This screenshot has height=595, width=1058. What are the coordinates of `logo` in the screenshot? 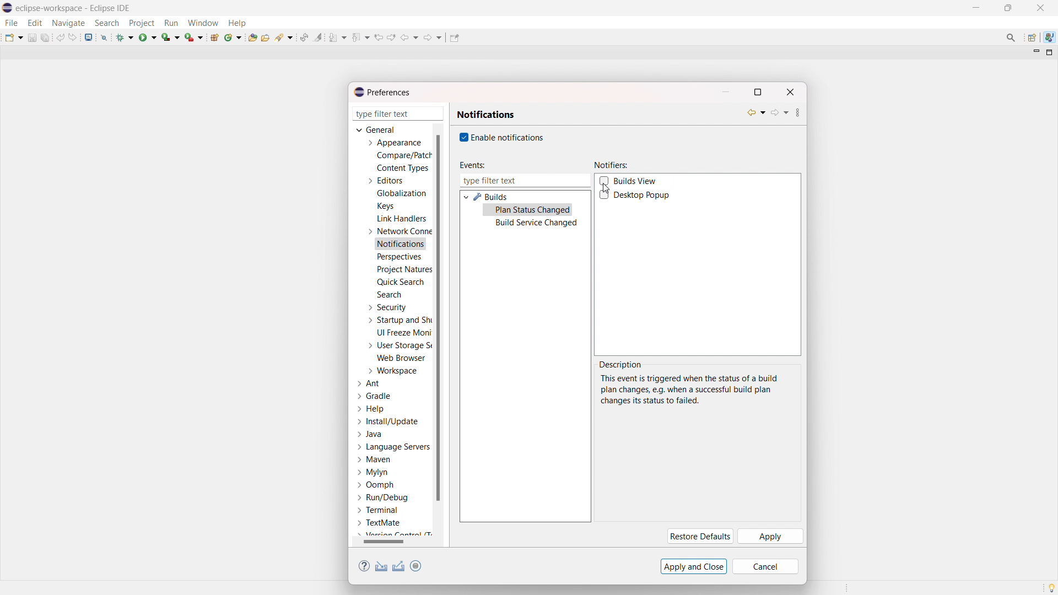 It's located at (8, 8).